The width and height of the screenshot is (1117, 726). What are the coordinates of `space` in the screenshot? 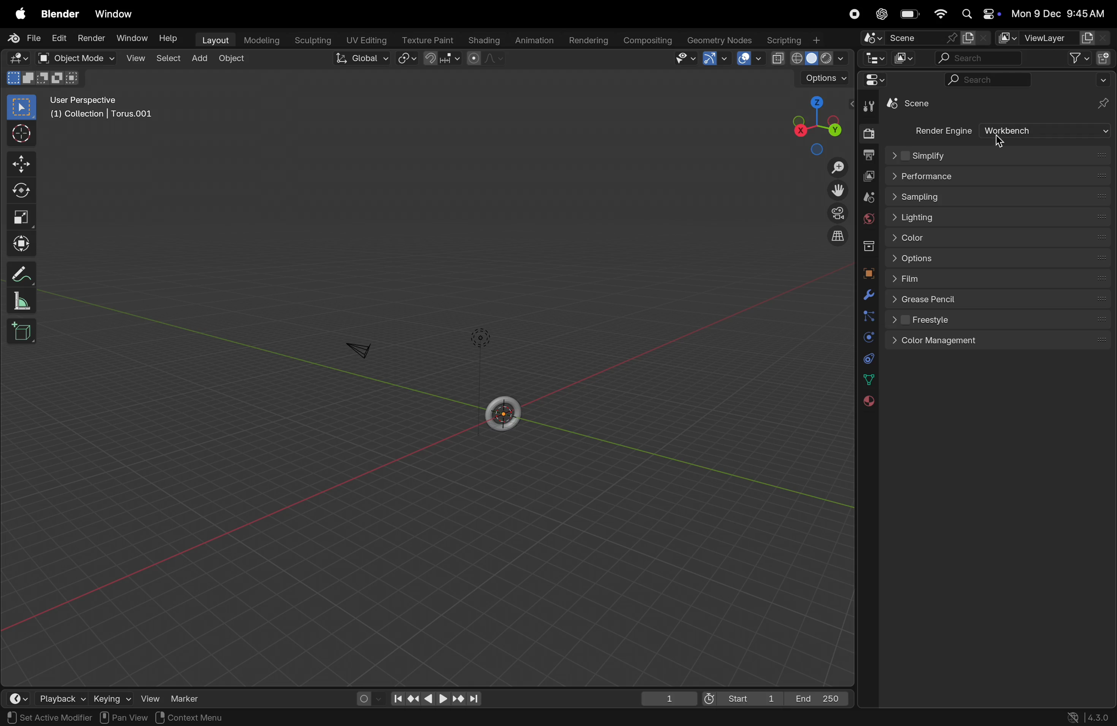 It's located at (747, 59).